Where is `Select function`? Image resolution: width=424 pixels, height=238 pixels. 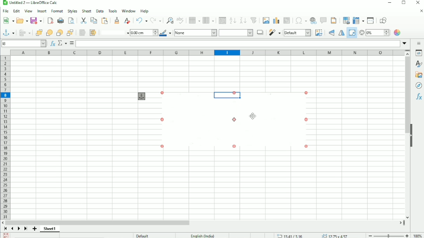 Select function is located at coordinates (62, 43).